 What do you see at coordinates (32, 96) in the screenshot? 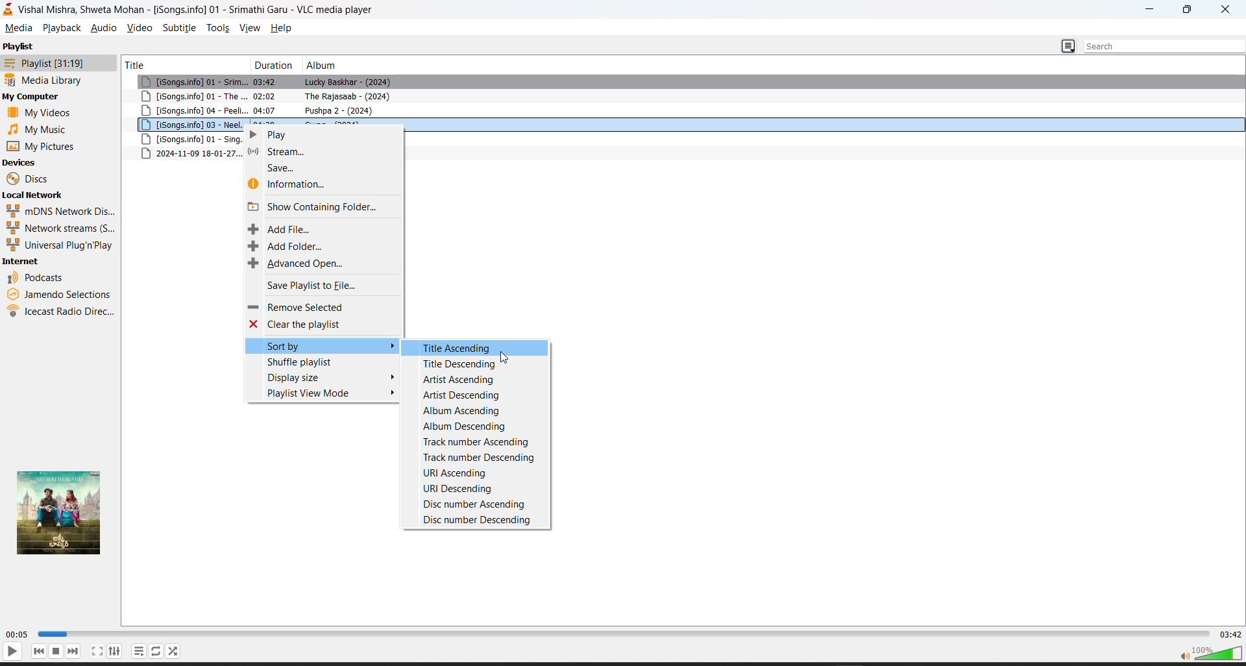
I see `my computer` at bounding box center [32, 96].